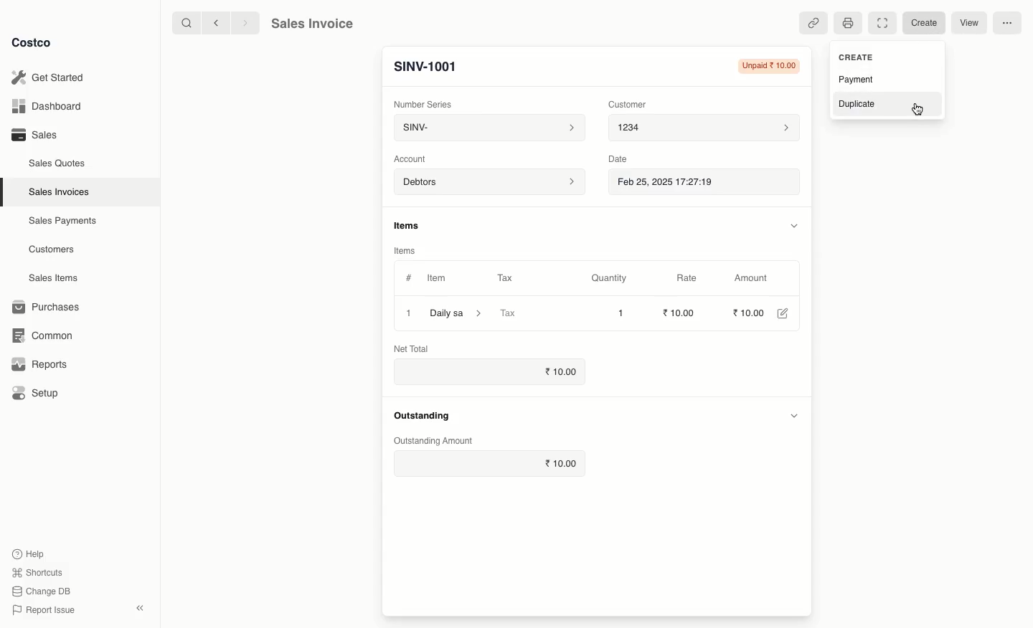  Describe the element at coordinates (489, 128) in the screenshot. I see `SINV-` at that location.